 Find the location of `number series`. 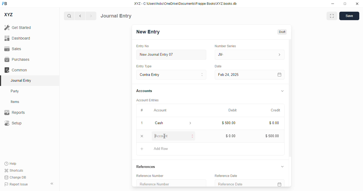

number series is located at coordinates (226, 46).